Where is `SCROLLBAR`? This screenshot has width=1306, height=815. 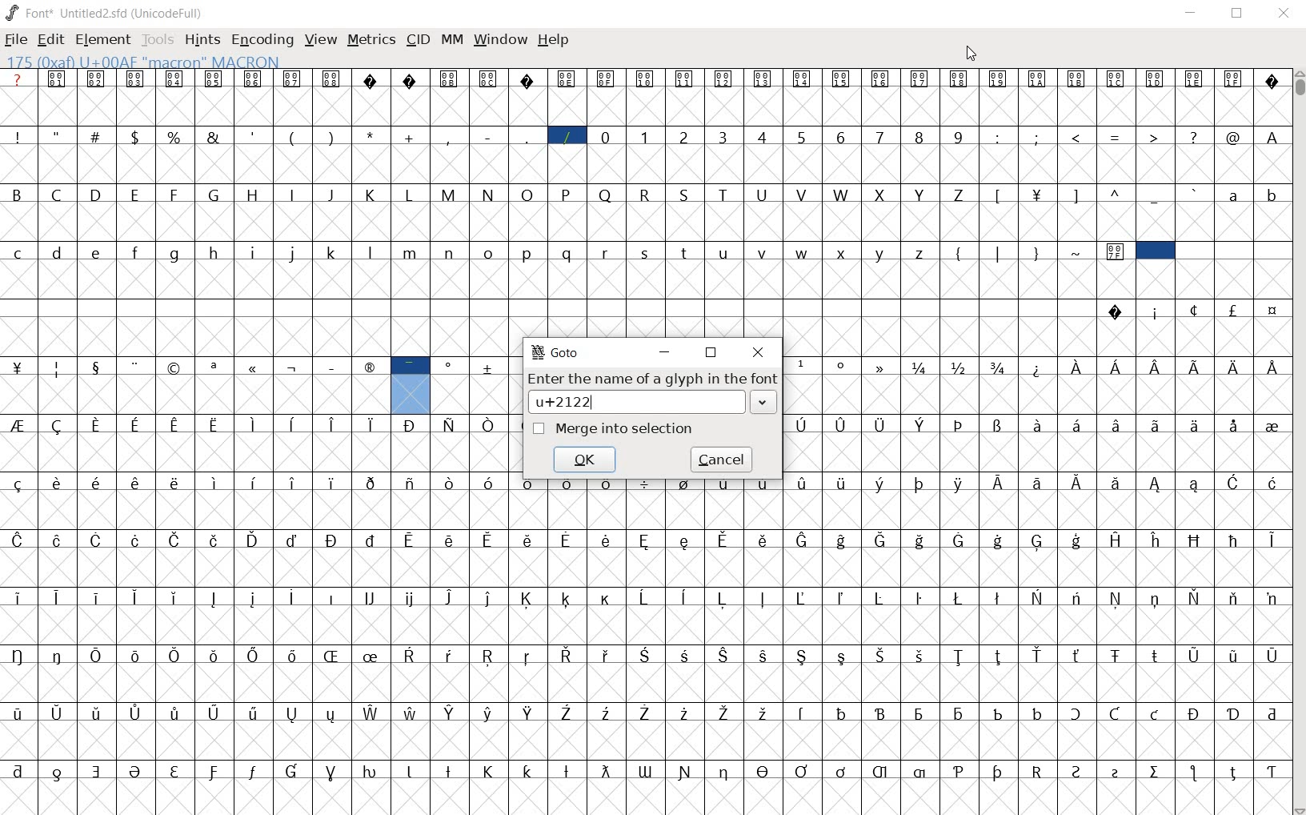
SCROLLBAR is located at coordinates (1298, 443).